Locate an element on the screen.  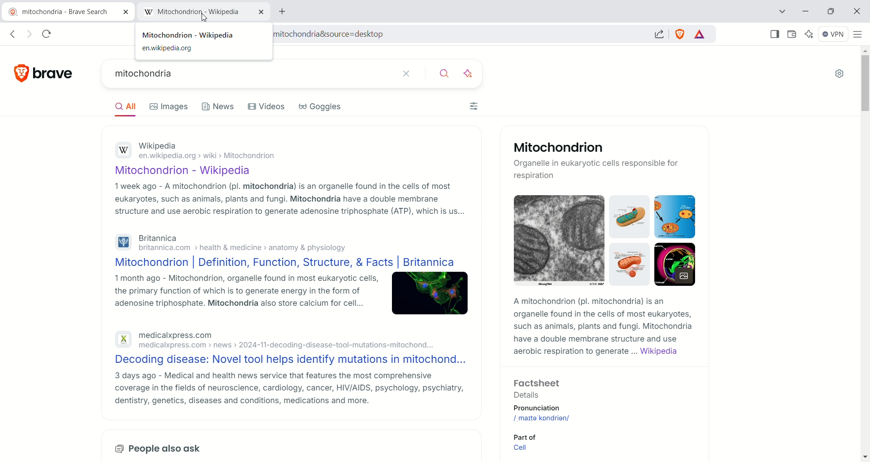
Mitochondrion | Definition, Function, Structure, & Facts | Britannica is located at coordinates (279, 262).